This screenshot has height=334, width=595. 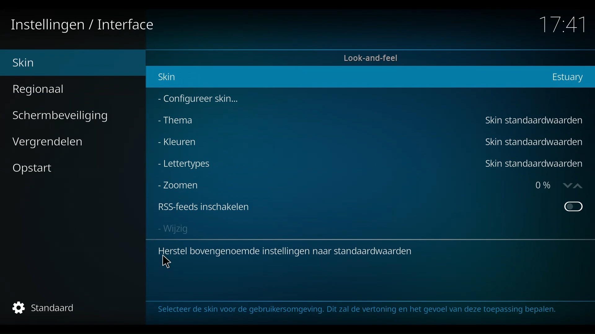 I want to click on RSS-feed inschakelen, so click(x=205, y=208).